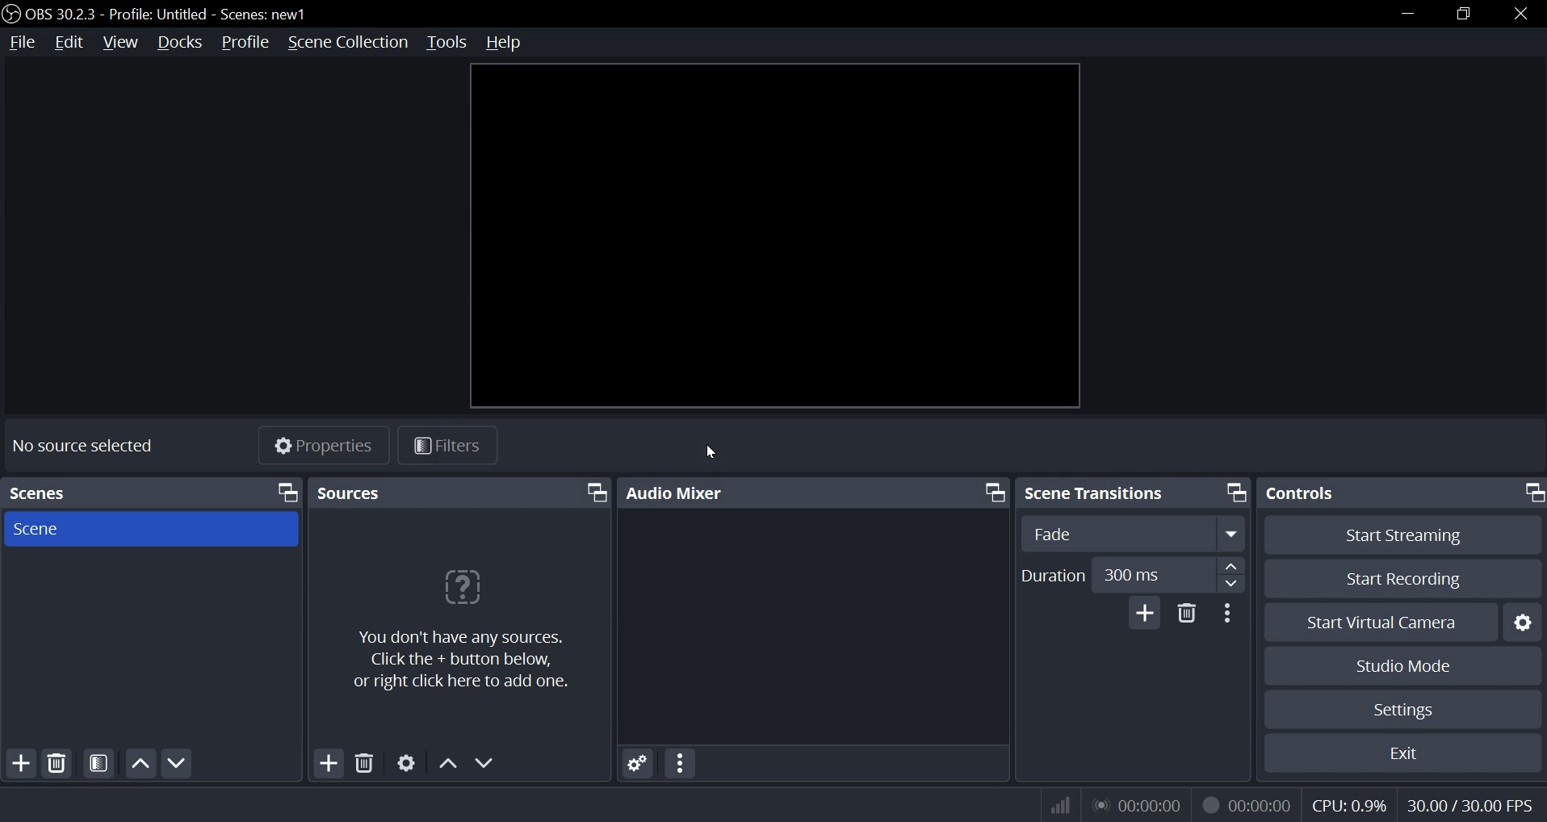 The image size is (1547, 822). I want to click on No source selected, so click(82, 444).